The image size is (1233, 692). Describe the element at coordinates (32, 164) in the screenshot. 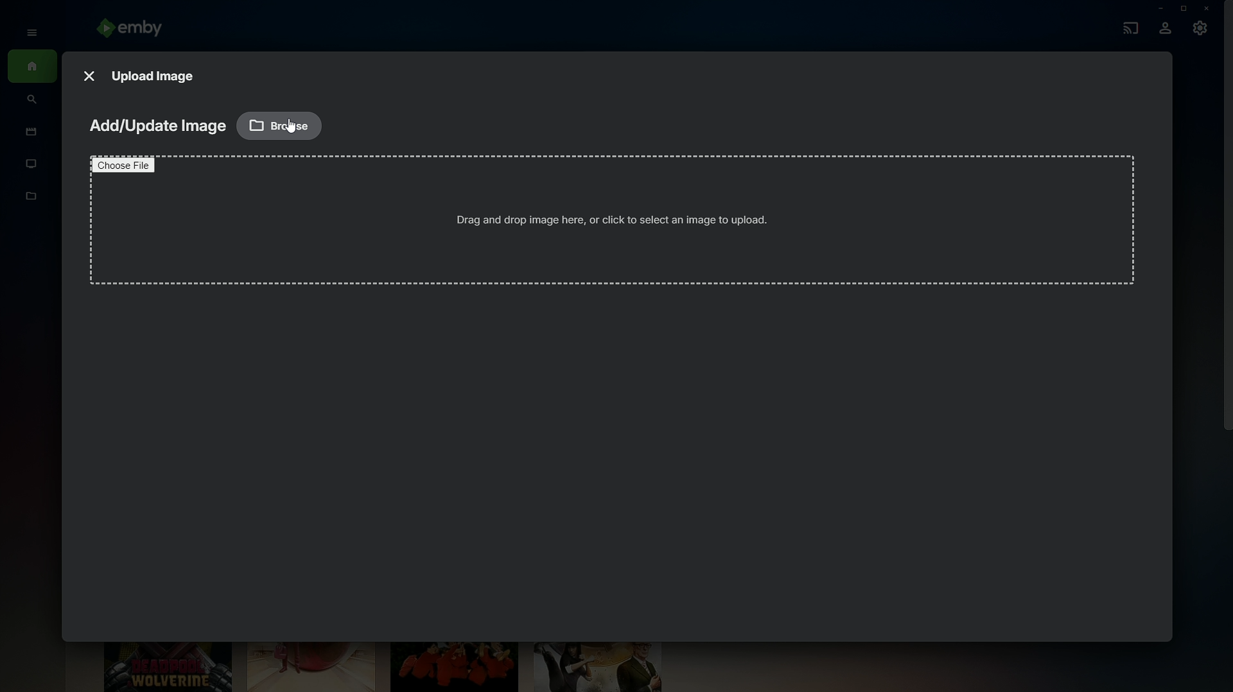

I see `TV Shows` at that location.